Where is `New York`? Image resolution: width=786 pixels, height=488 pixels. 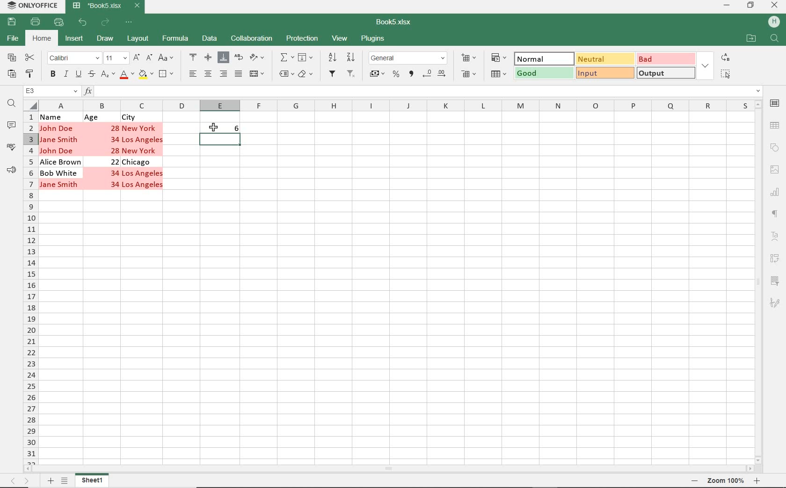
New York is located at coordinates (140, 128).